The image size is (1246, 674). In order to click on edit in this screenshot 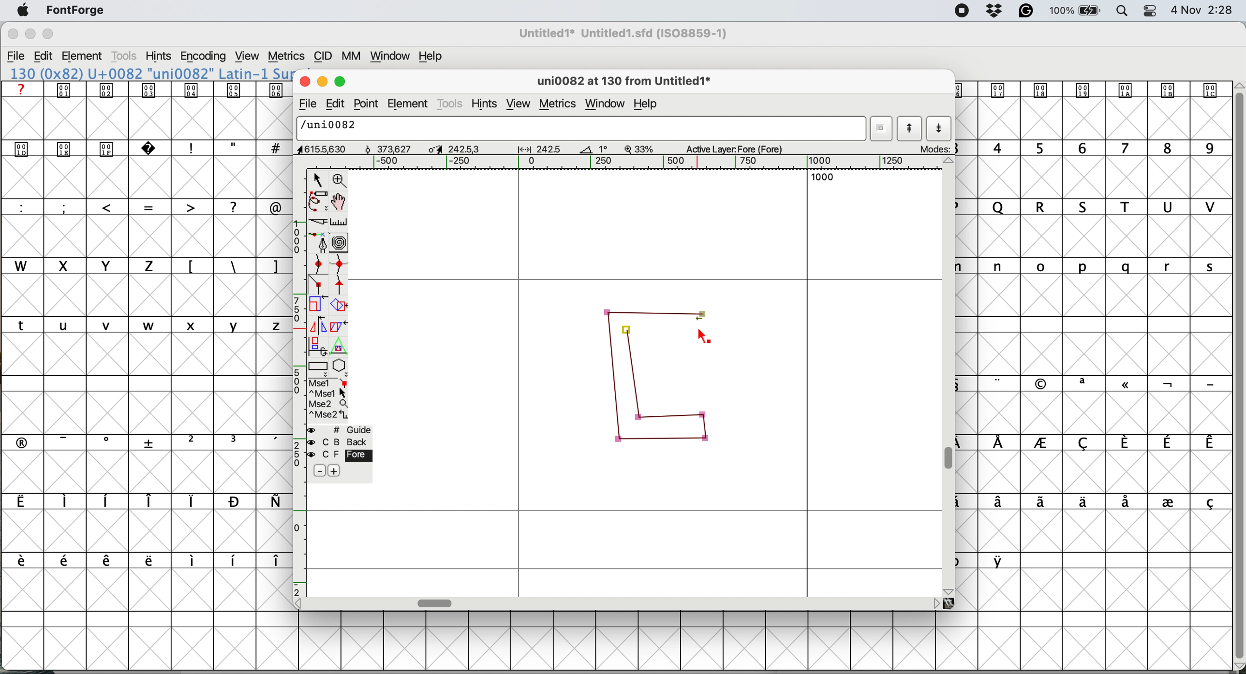, I will do `click(333, 104)`.